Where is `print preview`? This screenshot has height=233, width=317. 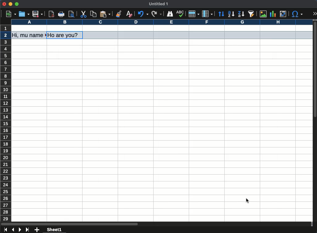
print preview is located at coordinates (72, 14).